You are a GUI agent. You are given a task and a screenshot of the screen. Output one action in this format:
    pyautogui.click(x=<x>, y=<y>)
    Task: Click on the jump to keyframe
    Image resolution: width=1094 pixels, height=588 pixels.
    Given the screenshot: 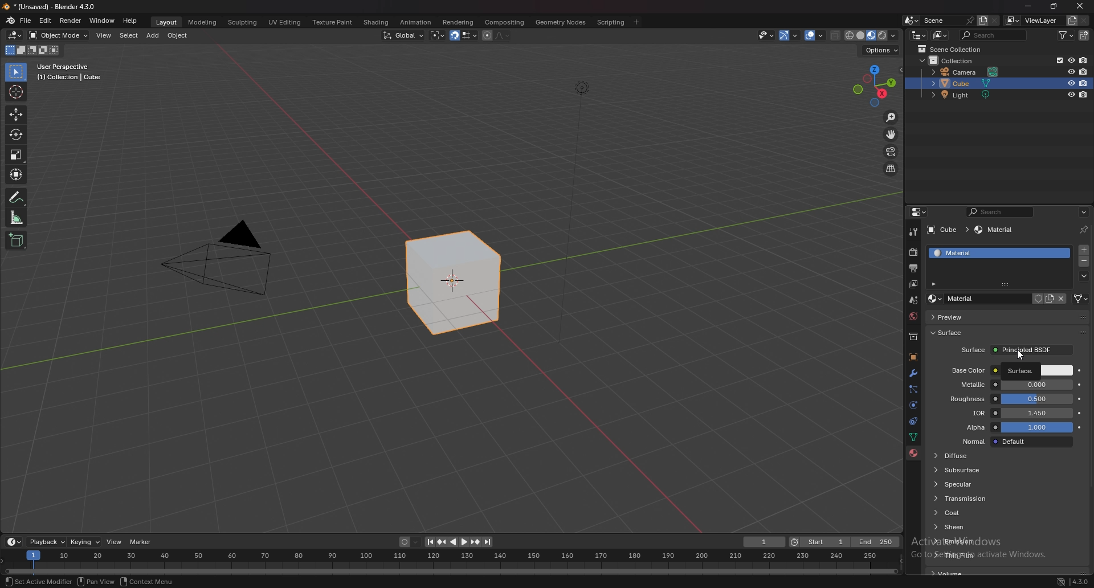 What is the action you would take?
    pyautogui.click(x=476, y=542)
    